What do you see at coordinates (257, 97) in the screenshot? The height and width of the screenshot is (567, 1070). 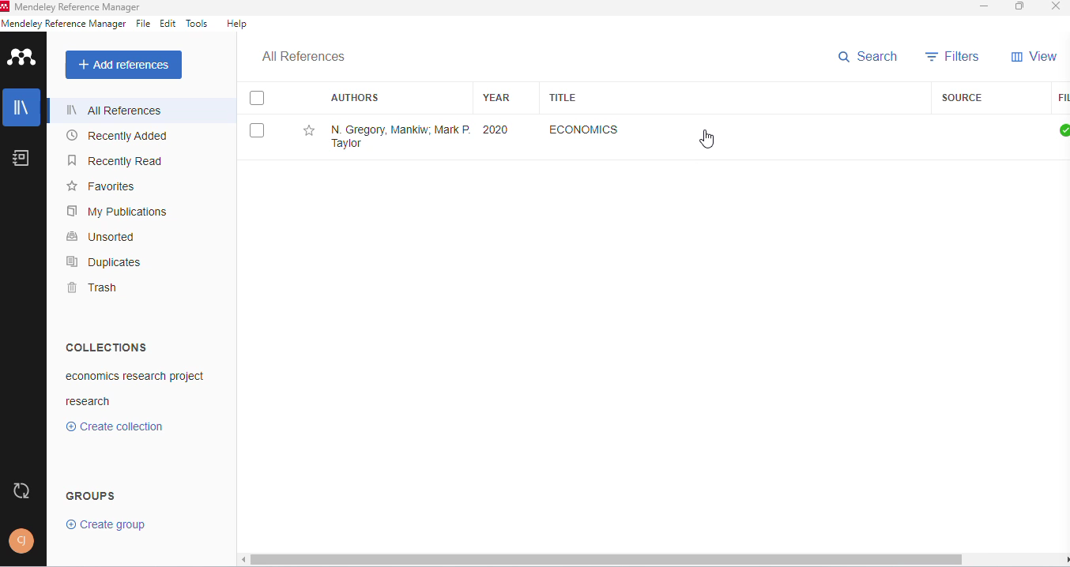 I see `select` at bounding box center [257, 97].